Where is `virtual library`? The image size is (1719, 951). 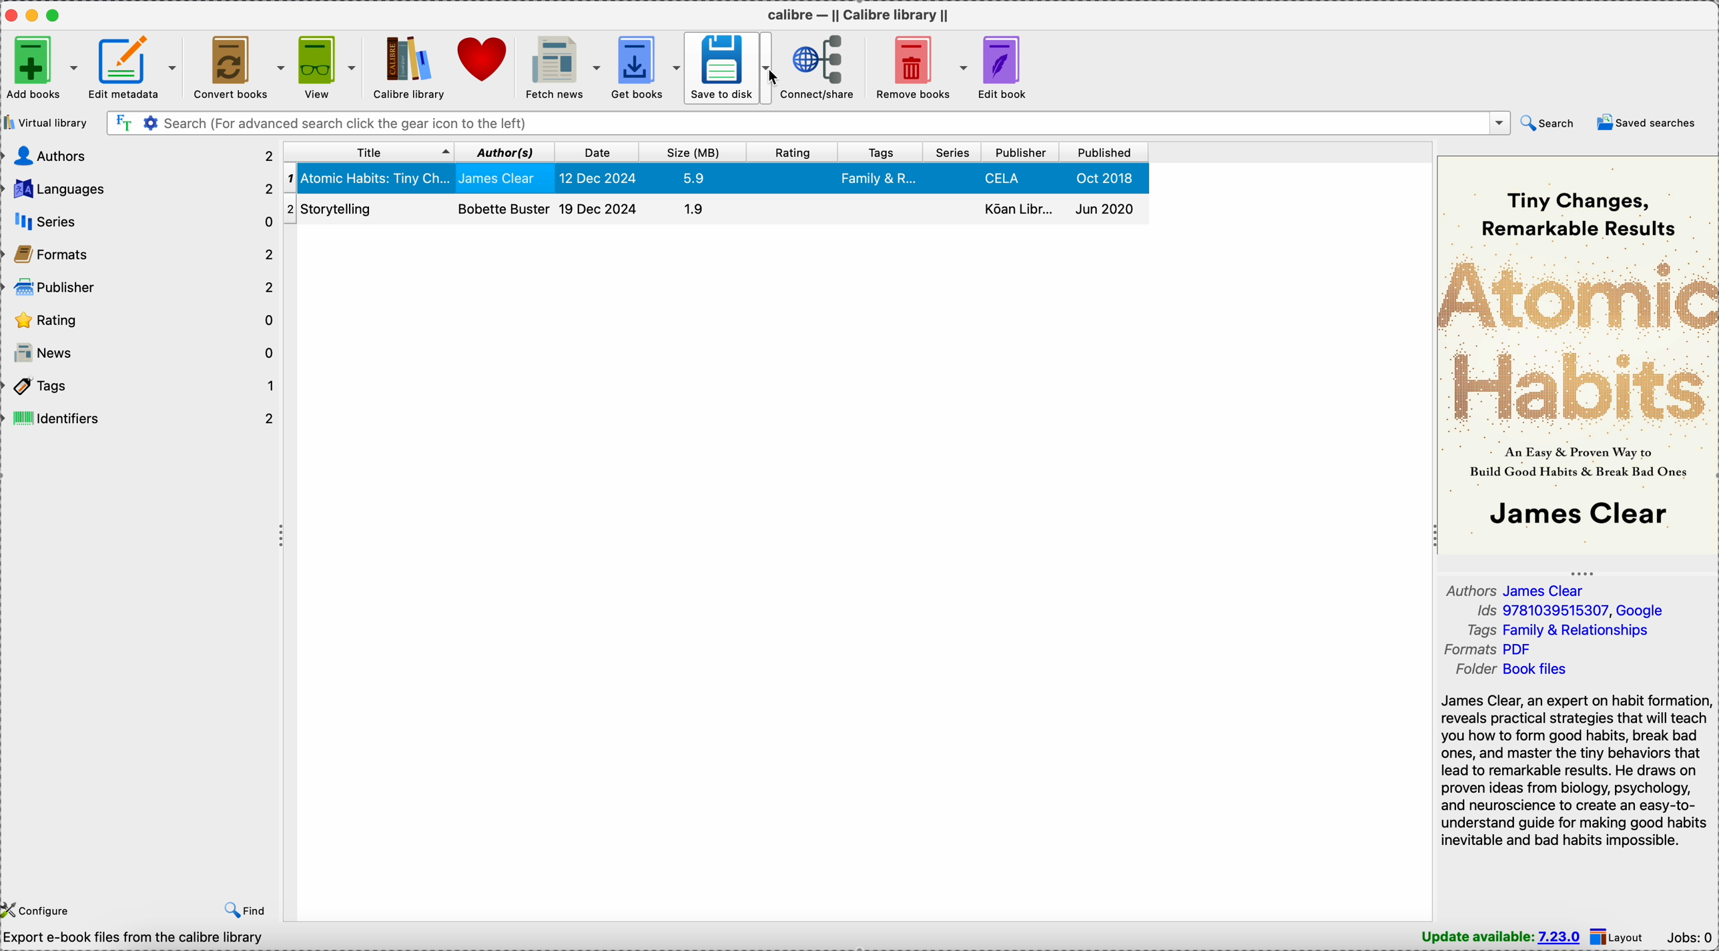 virtual library is located at coordinates (45, 121).